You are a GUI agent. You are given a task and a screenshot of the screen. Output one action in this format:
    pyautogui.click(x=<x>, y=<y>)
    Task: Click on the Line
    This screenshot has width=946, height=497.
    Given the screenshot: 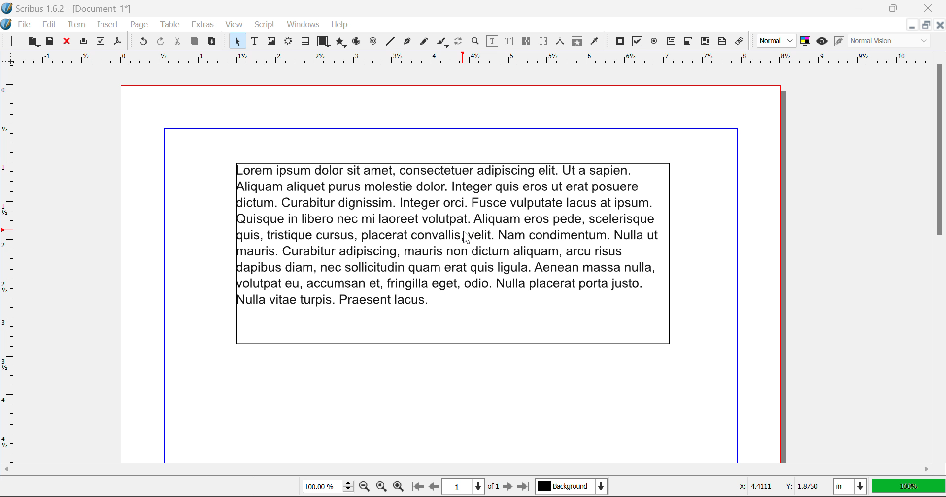 What is the action you would take?
    pyautogui.click(x=390, y=42)
    